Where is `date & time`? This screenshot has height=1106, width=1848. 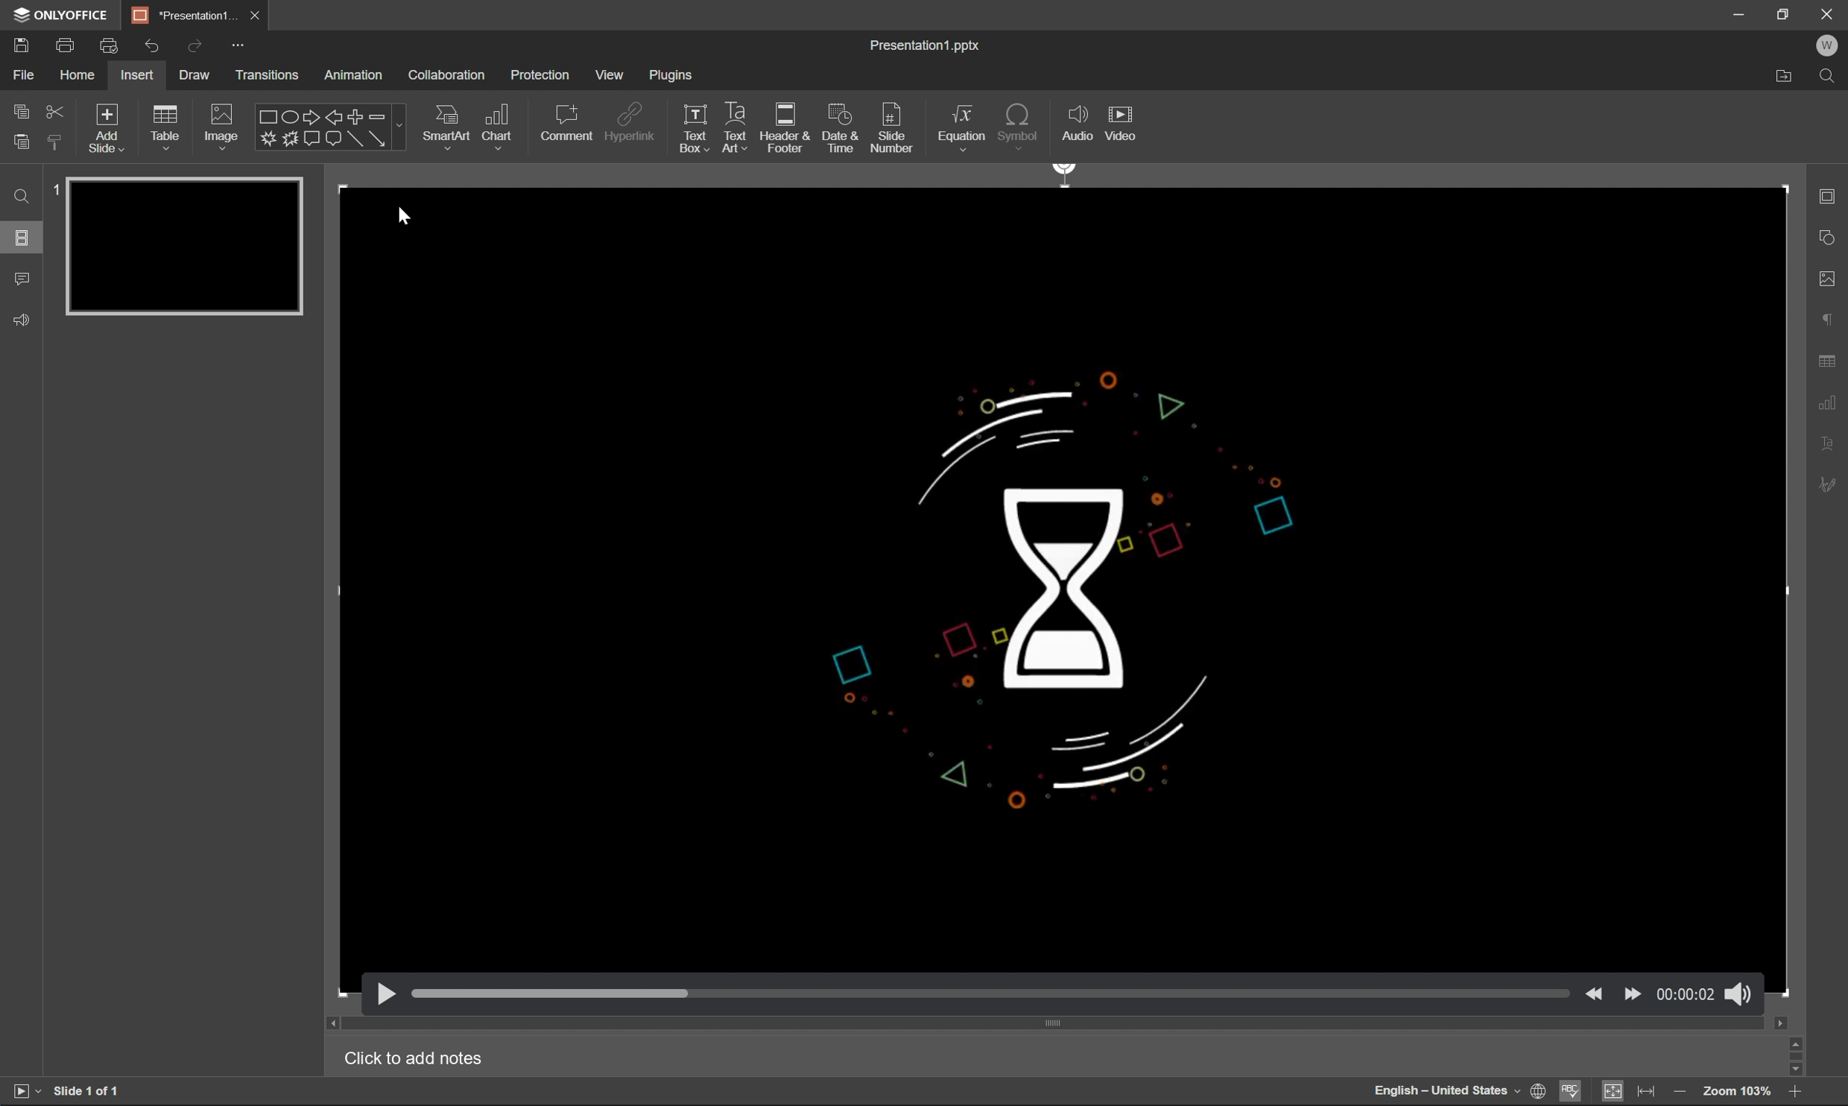 date & time is located at coordinates (840, 129).